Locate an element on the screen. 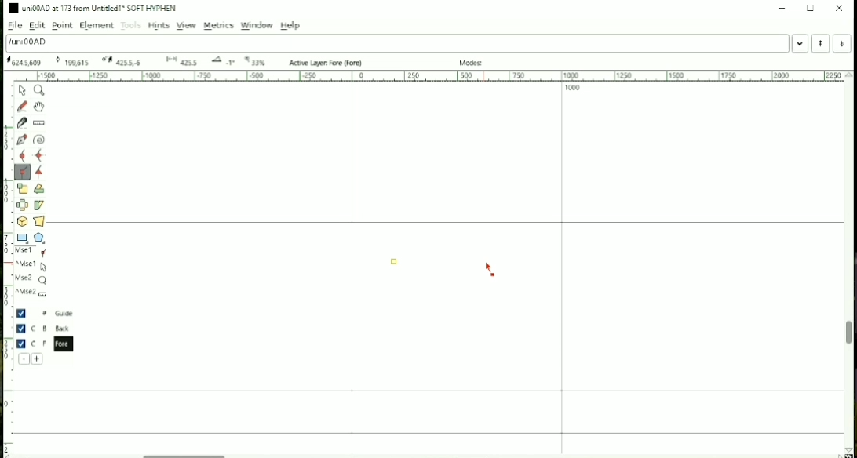 The image size is (857, 458). Mse2 is located at coordinates (32, 280).